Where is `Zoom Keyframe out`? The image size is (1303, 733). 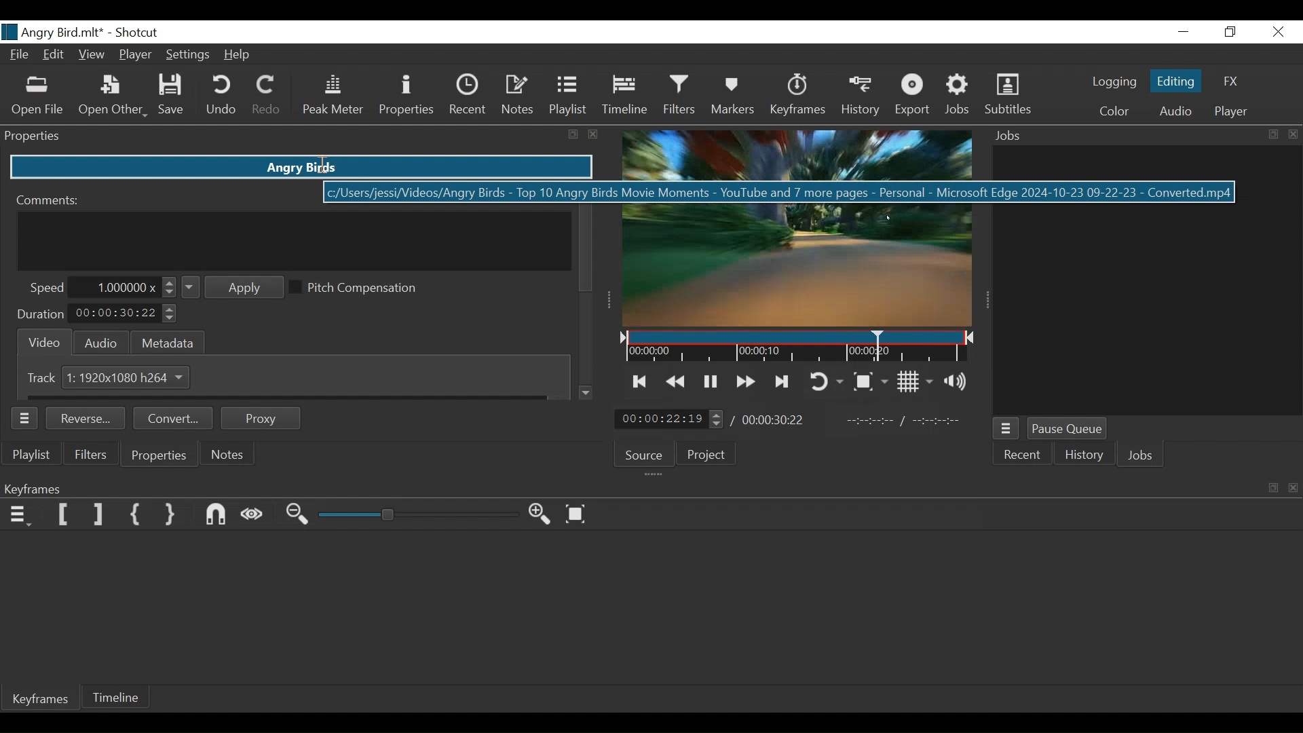 Zoom Keyframe out is located at coordinates (299, 516).